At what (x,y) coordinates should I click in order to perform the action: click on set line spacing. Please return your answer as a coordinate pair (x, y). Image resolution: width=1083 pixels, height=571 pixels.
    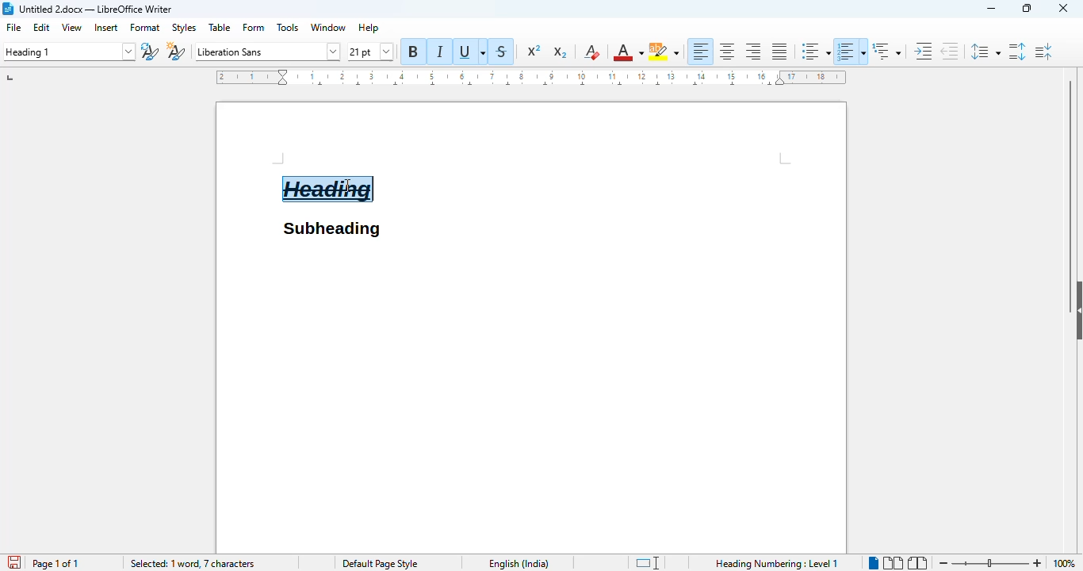
    Looking at the image, I should click on (983, 52).